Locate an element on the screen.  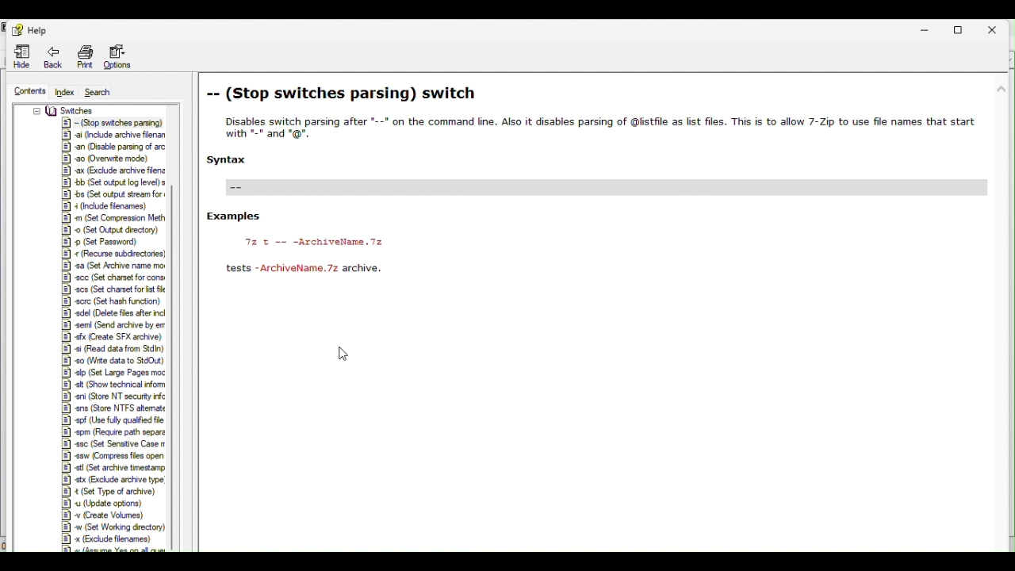
 is located at coordinates (114, 348).